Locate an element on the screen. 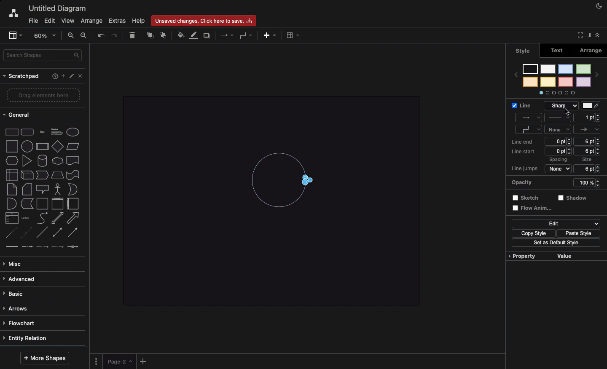 The width and height of the screenshot is (607, 369). Line start is located at coordinates (526, 152).